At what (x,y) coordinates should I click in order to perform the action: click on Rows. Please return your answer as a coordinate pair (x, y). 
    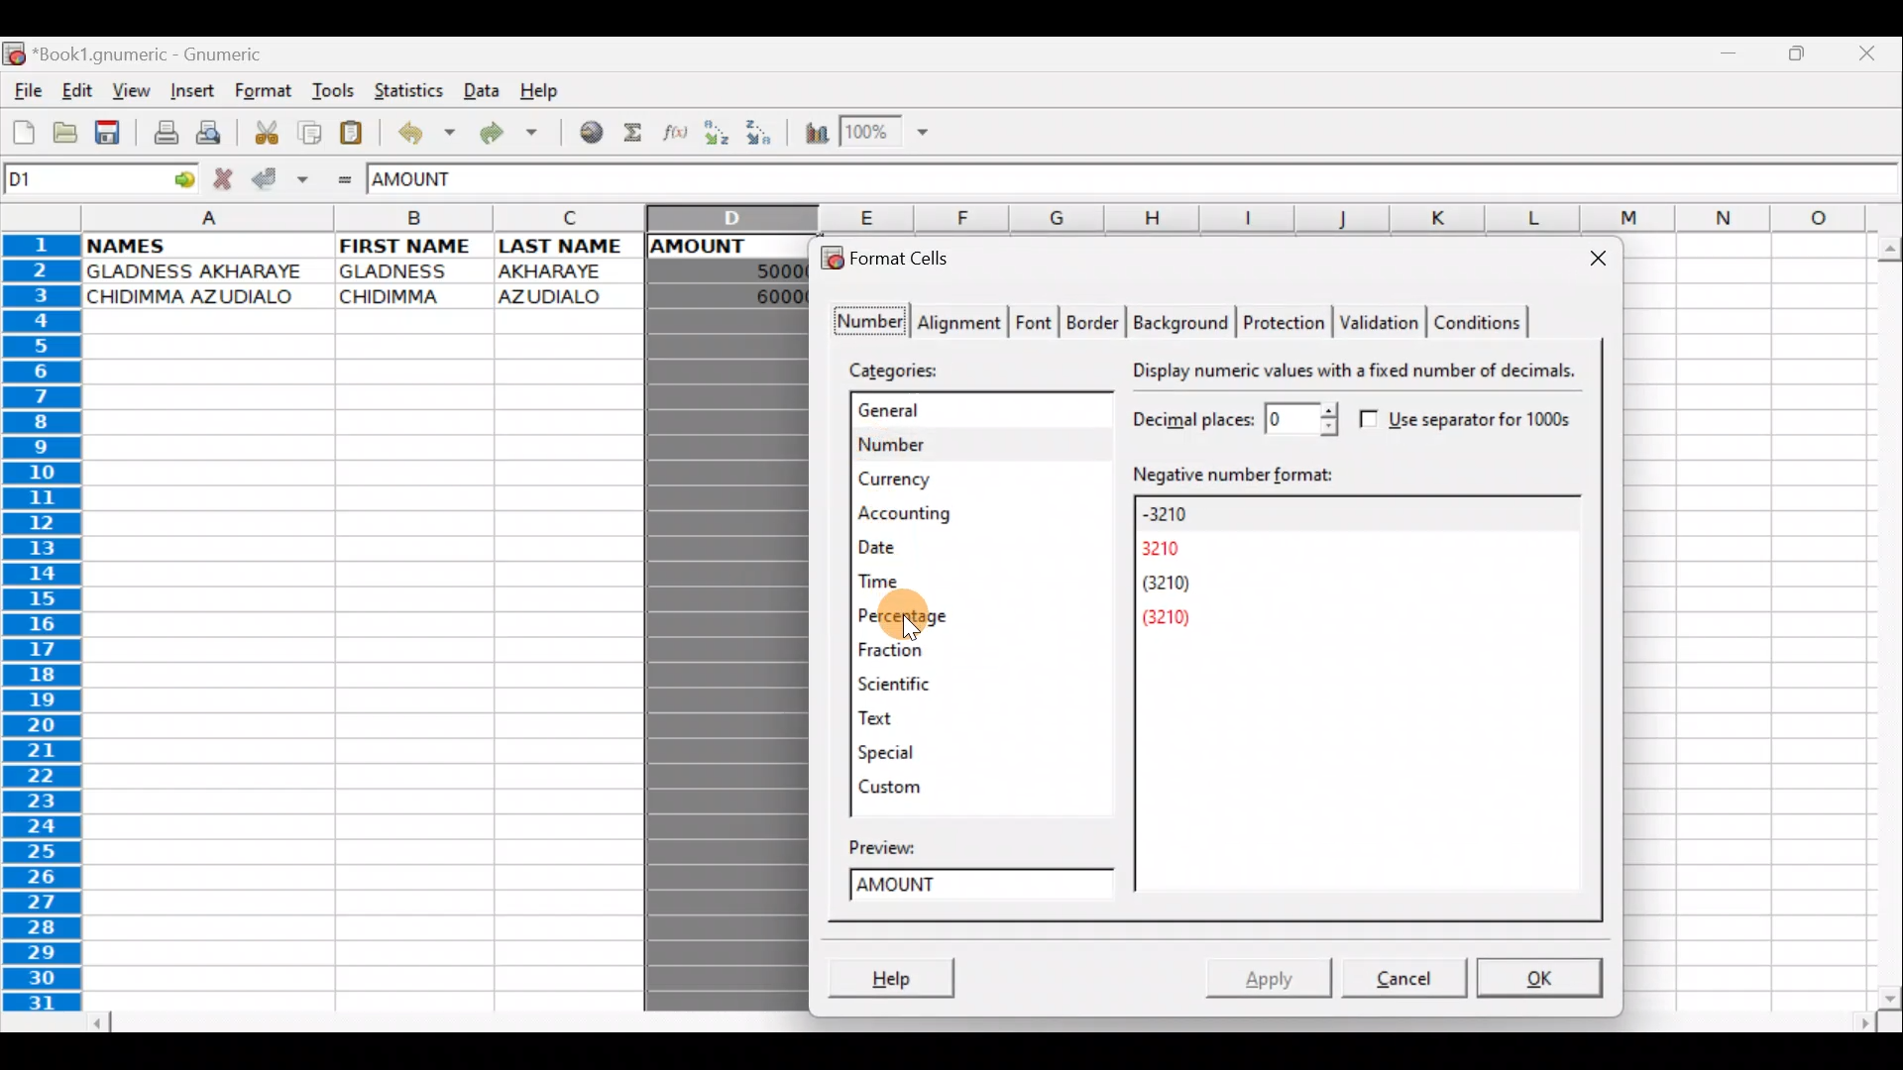
    Looking at the image, I should click on (50, 627).